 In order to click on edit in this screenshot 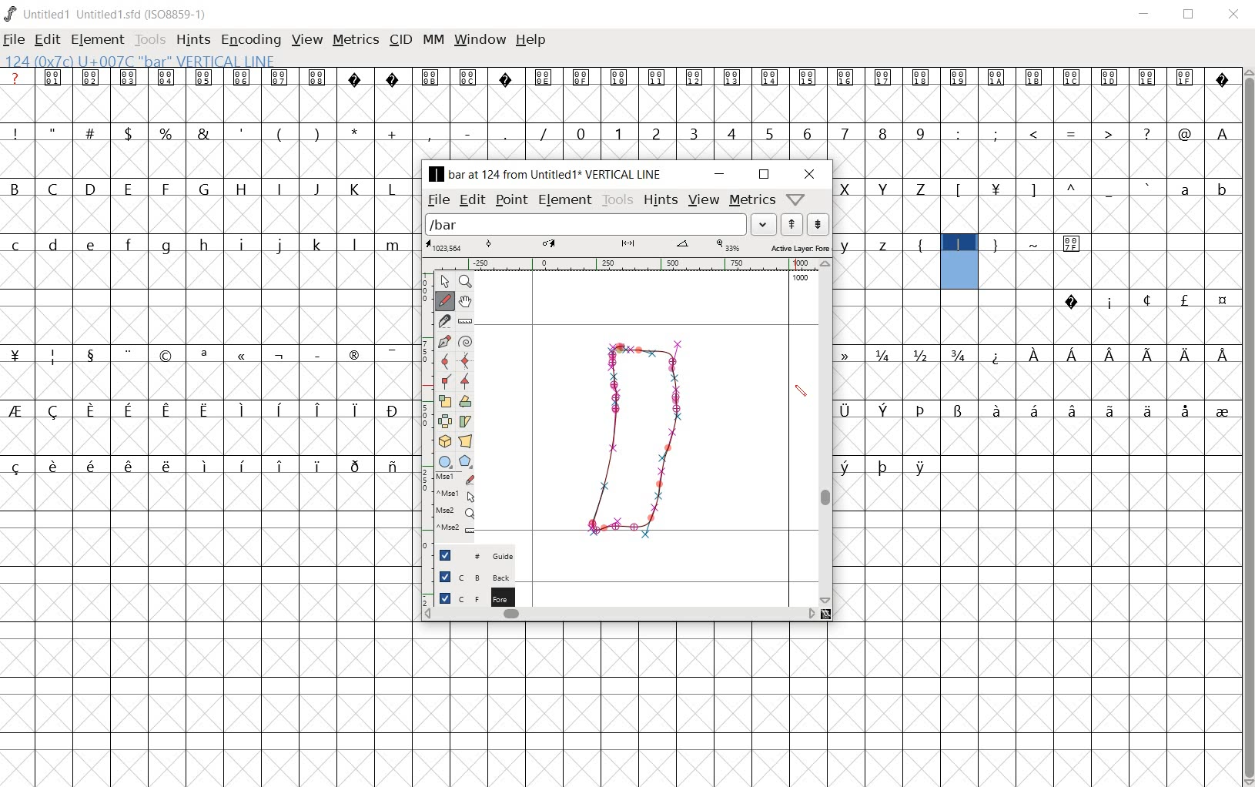, I will do `click(470, 200)`.